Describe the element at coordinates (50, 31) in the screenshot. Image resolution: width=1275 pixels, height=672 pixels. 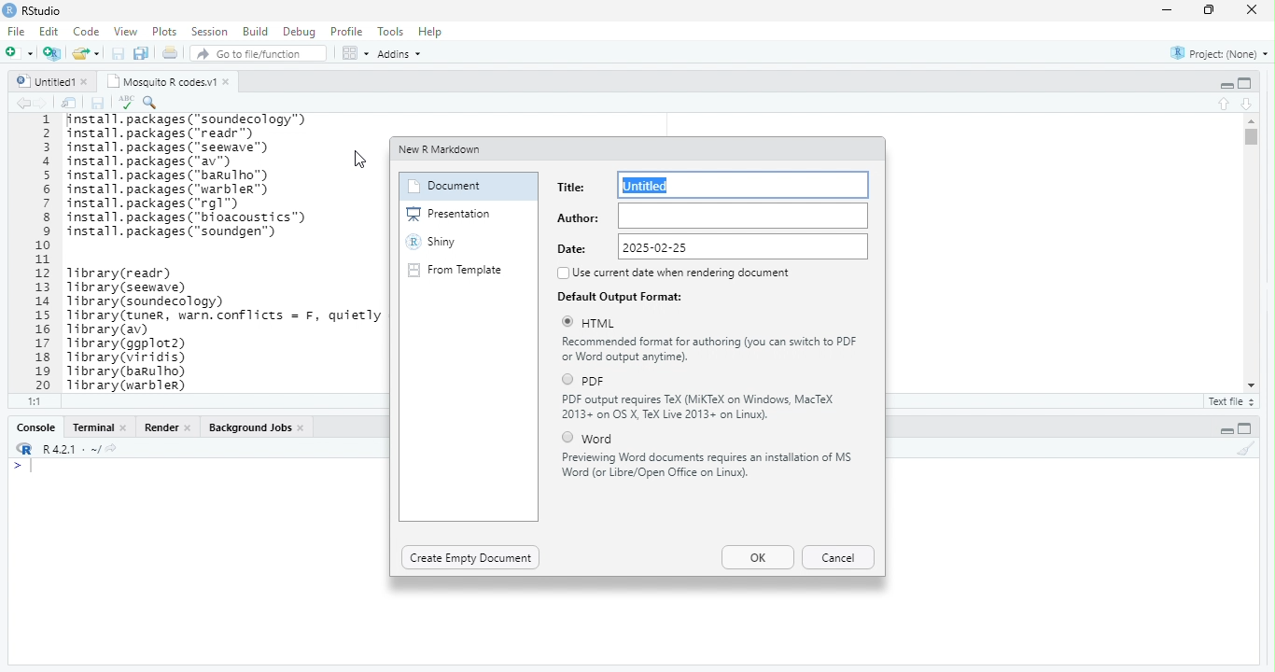
I see `Edit` at that location.